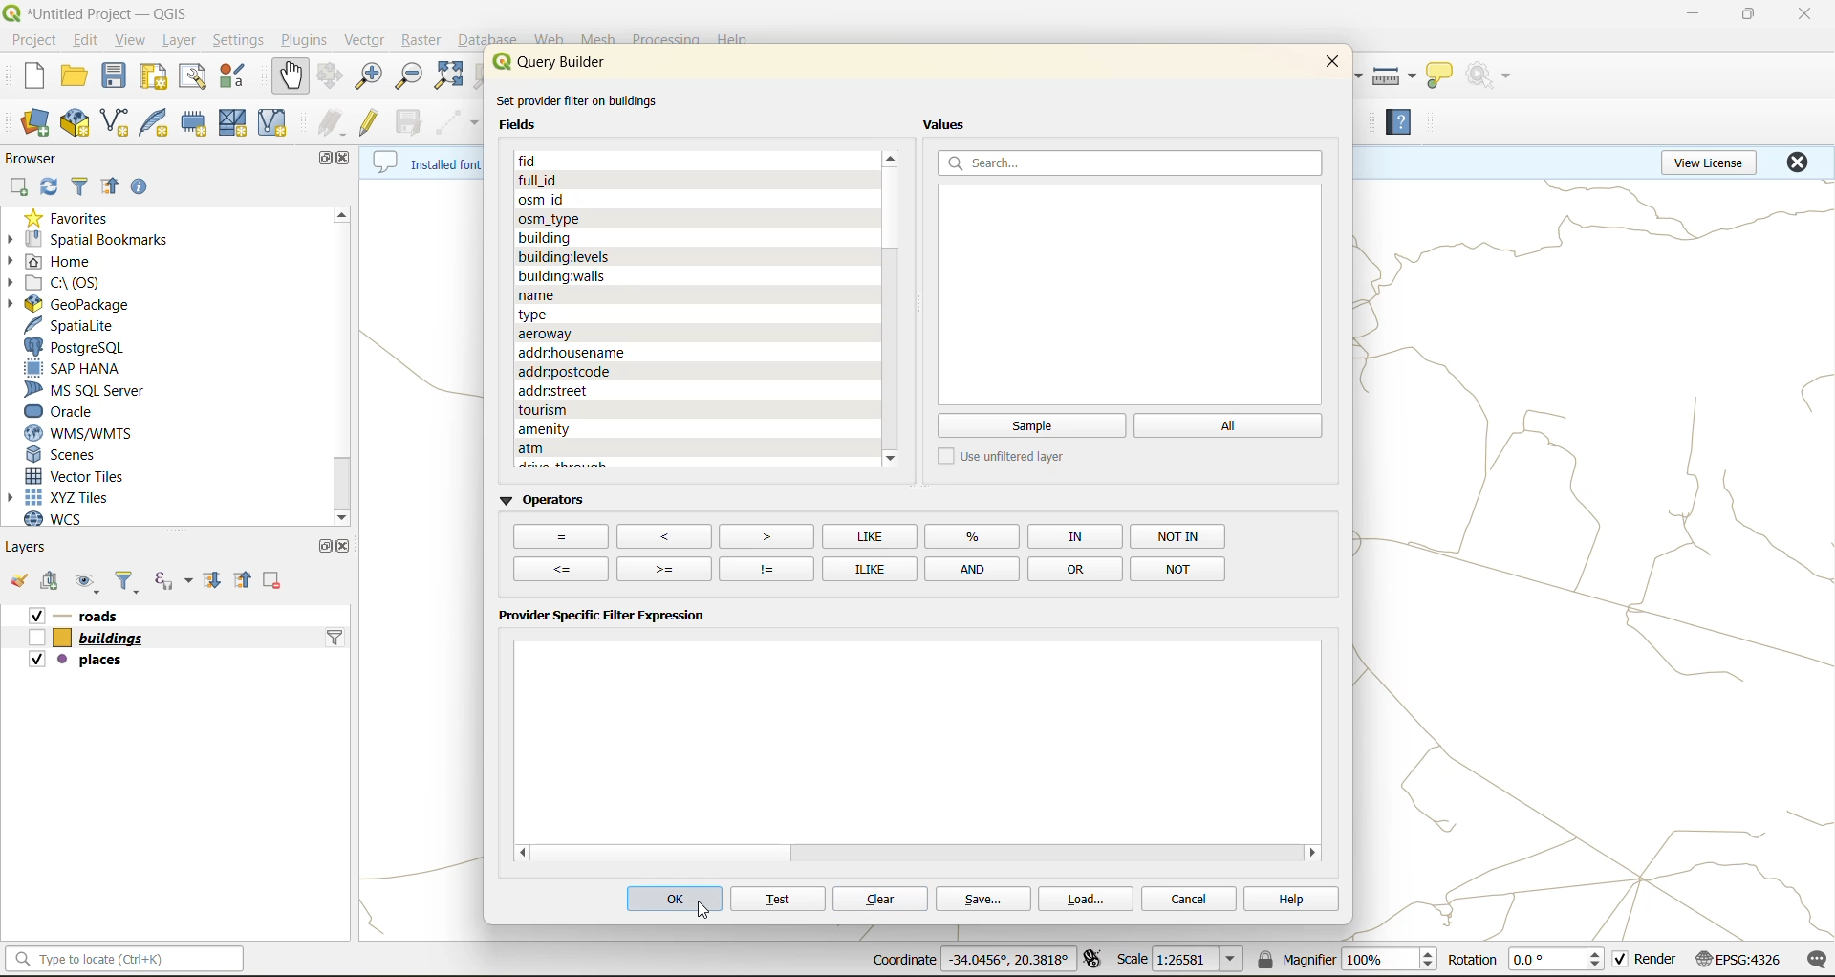 The height and width of the screenshot is (977, 1835). What do you see at coordinates (1408, 126) in the screenshot?
I see `help` at bounding box center [1408, 126].